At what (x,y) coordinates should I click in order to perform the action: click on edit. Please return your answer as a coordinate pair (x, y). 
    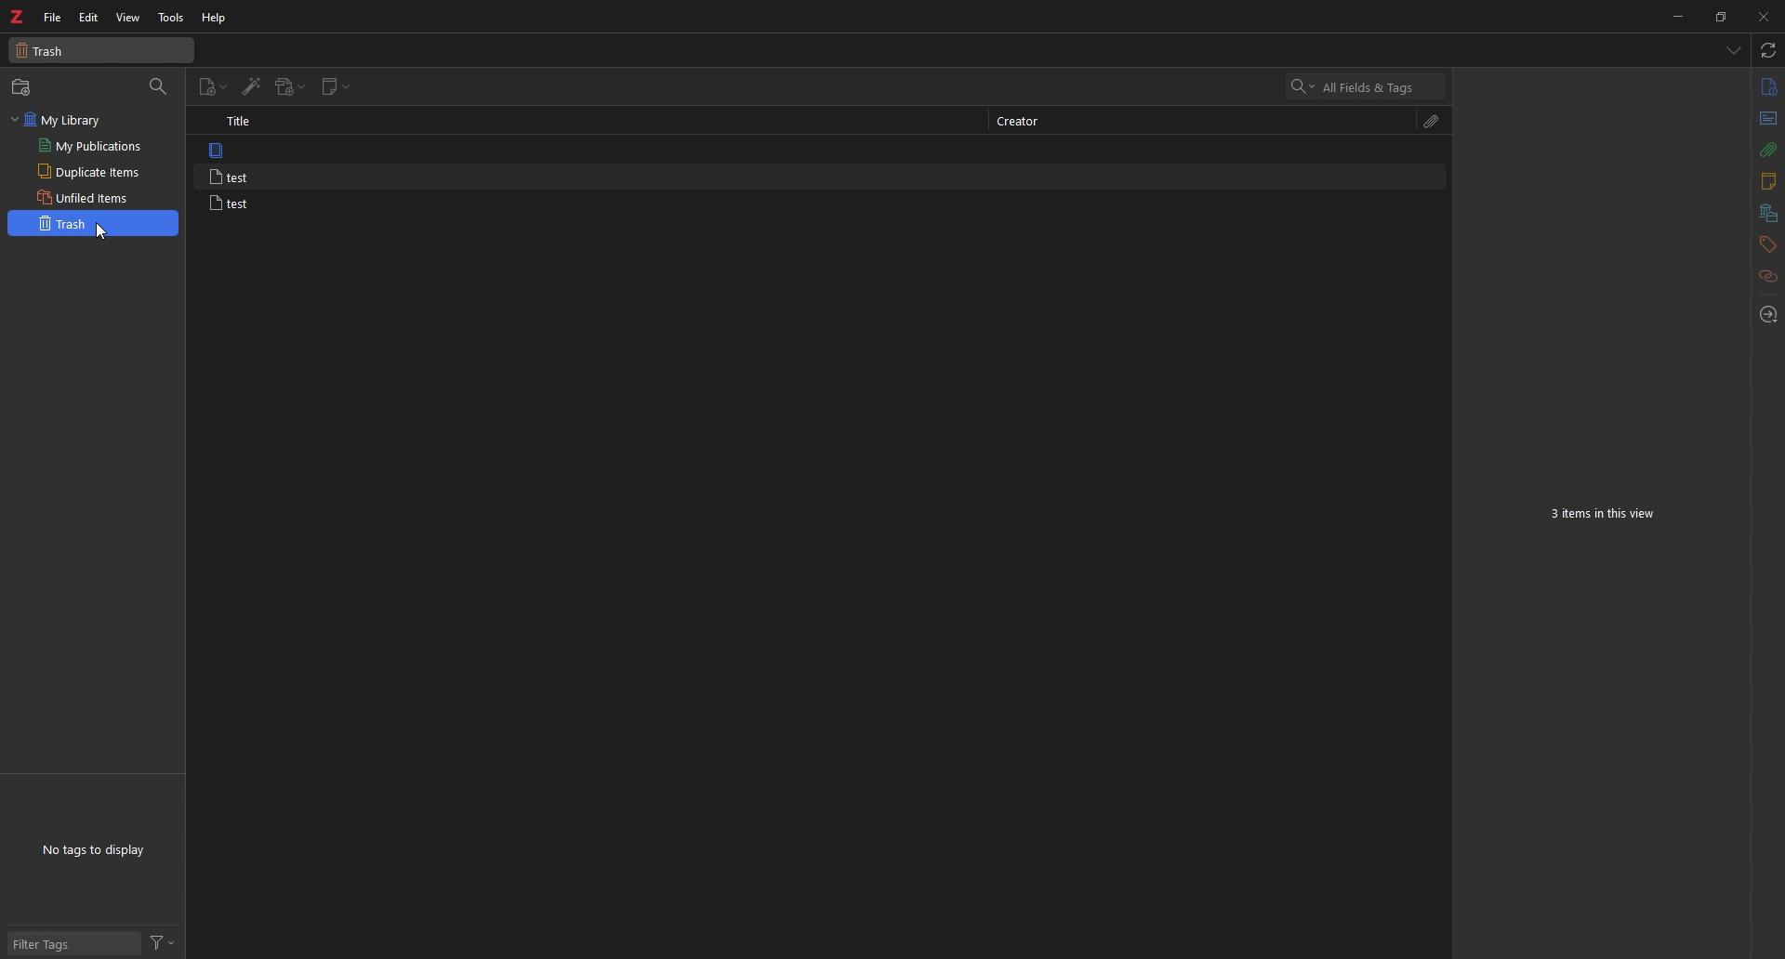
    Looking at the image, I should click on (89, 18).